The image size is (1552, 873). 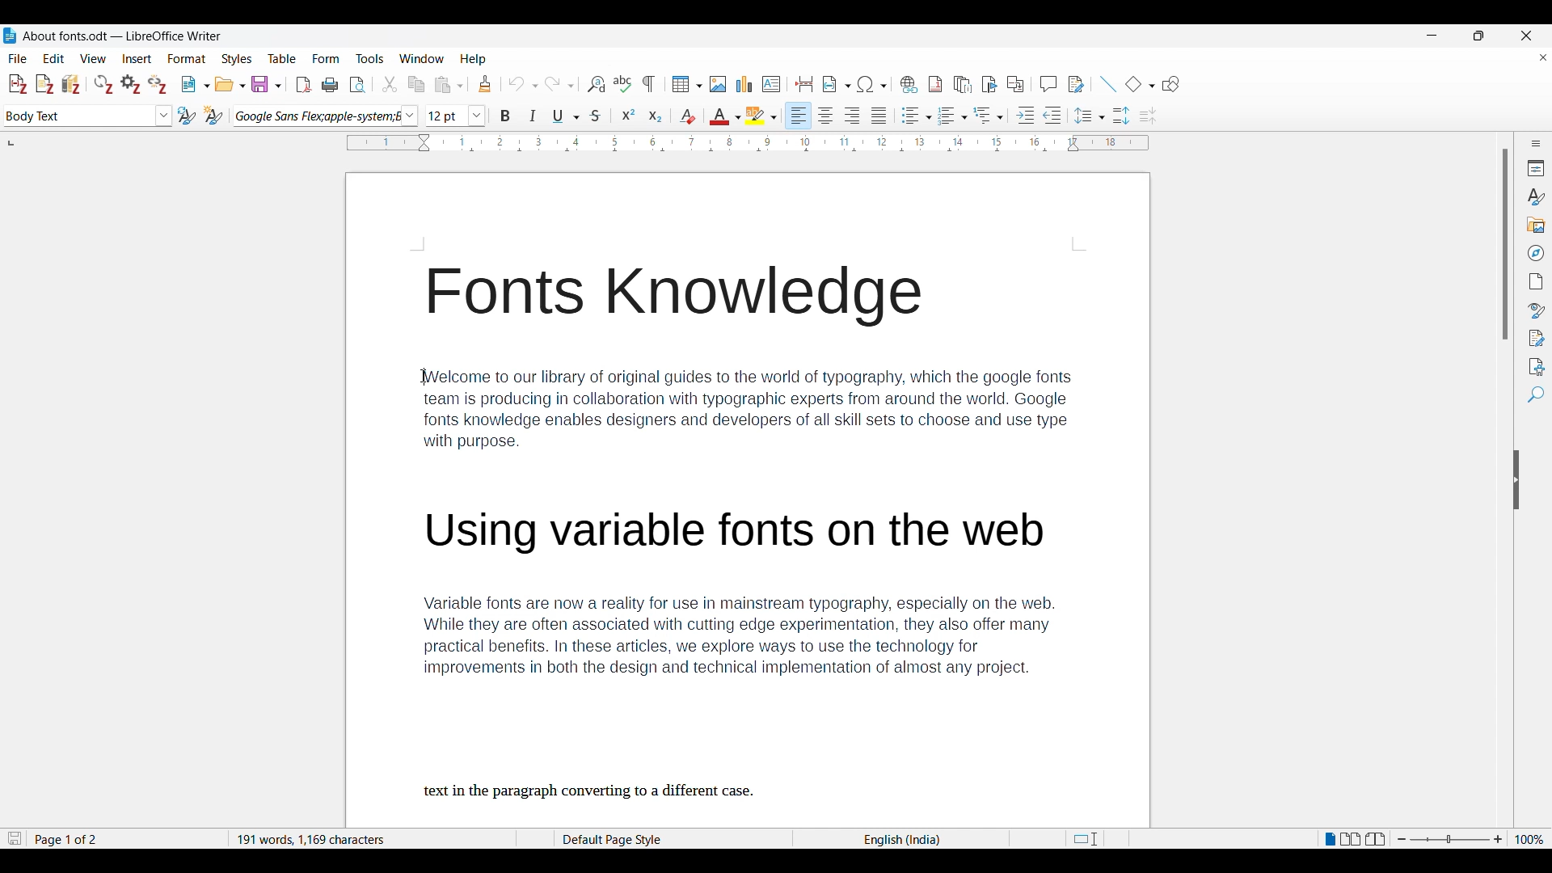 What do you see at coordinates (237, 59) in the screenshot?
I see `Styles menu` at bounding box center [237, 59].